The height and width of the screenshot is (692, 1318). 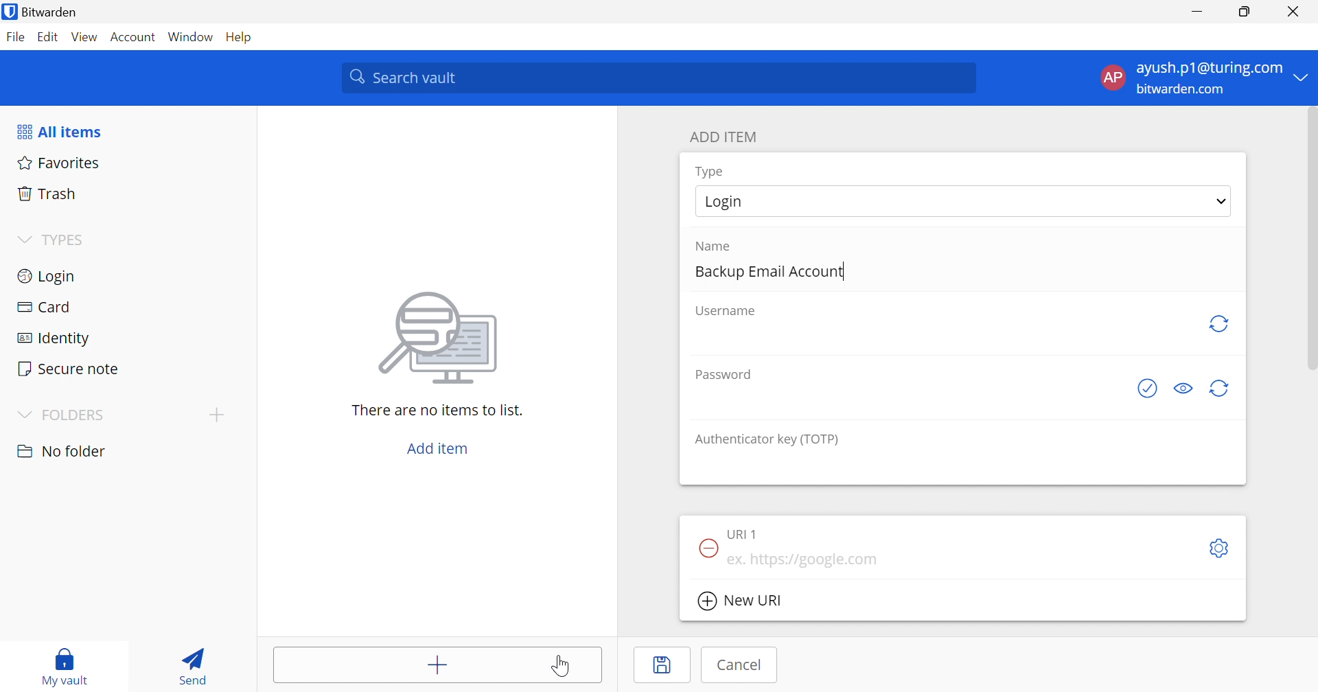 What do you see at coordinates (237, 36) in the screenshot?
I see `Help` at bounding box center [237, 36].